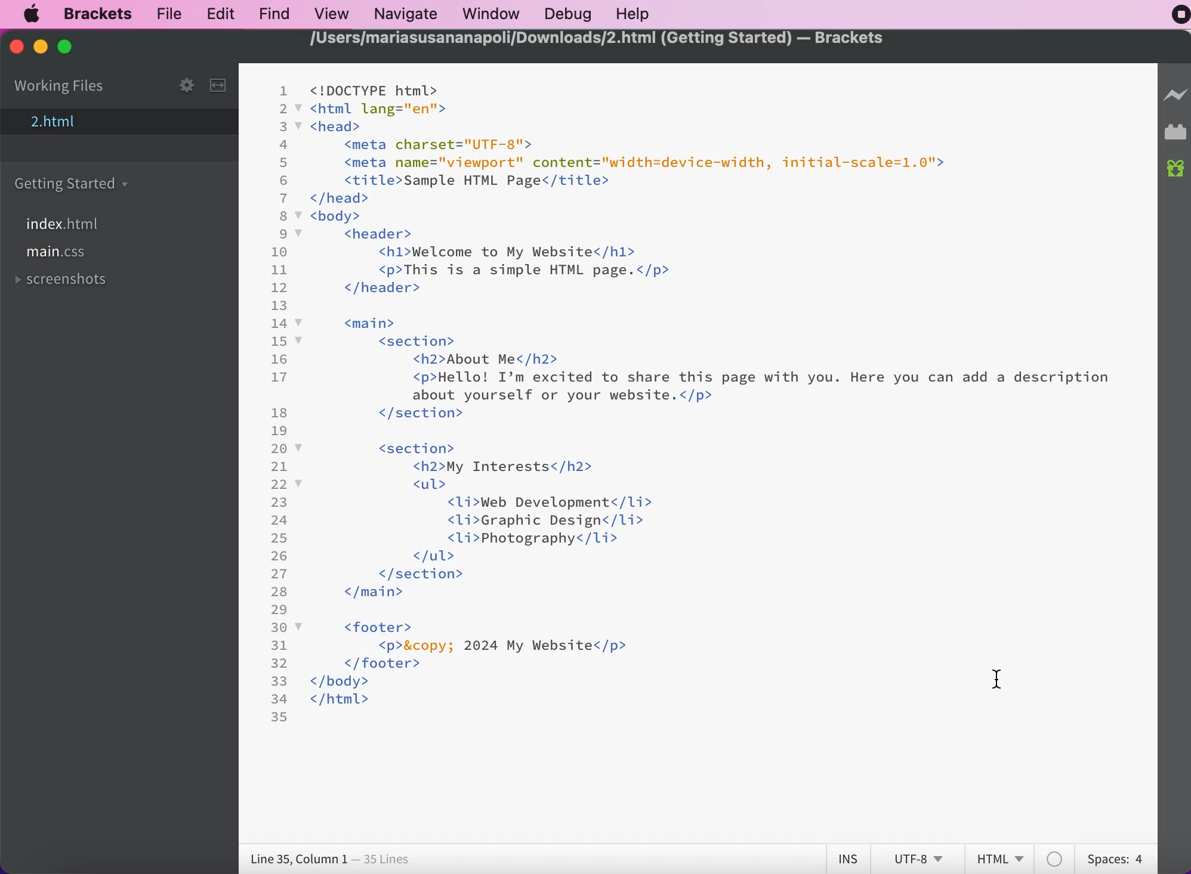  Describe the element at coordinates (280, 306) in the screenshot. I see `13` at that location.